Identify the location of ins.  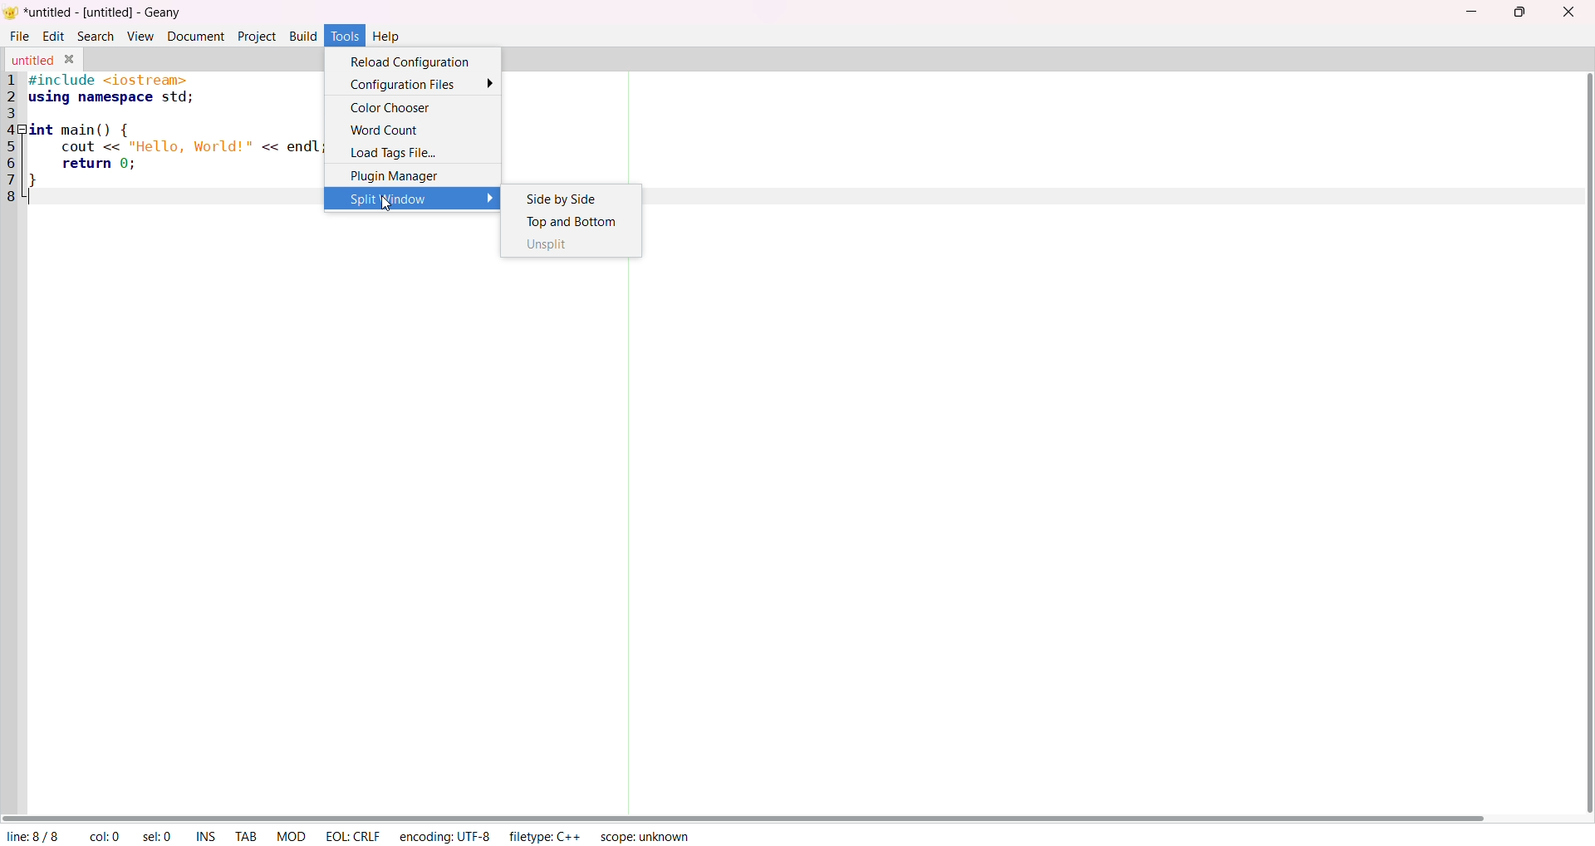
(204, 834).